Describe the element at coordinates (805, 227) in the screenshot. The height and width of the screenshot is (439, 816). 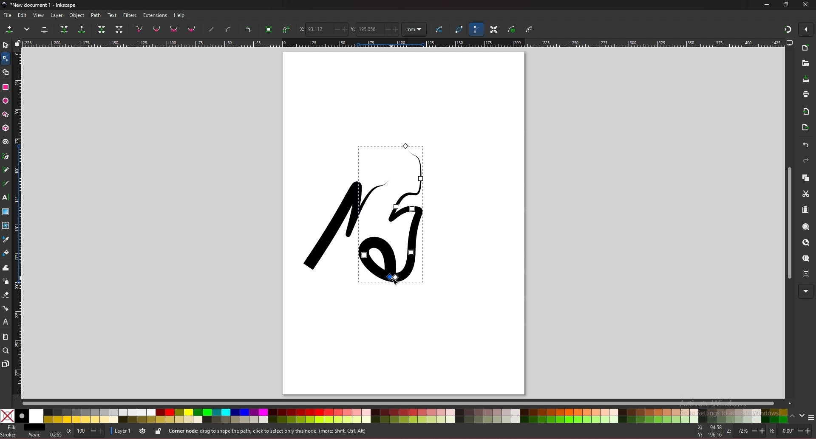
I see `zoom selection` at that location.